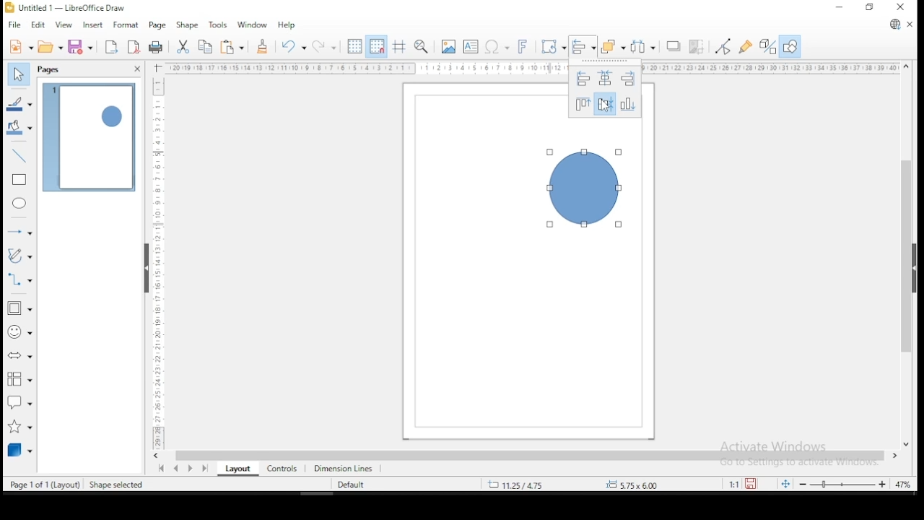  I want to click on help, so click(287, 25).